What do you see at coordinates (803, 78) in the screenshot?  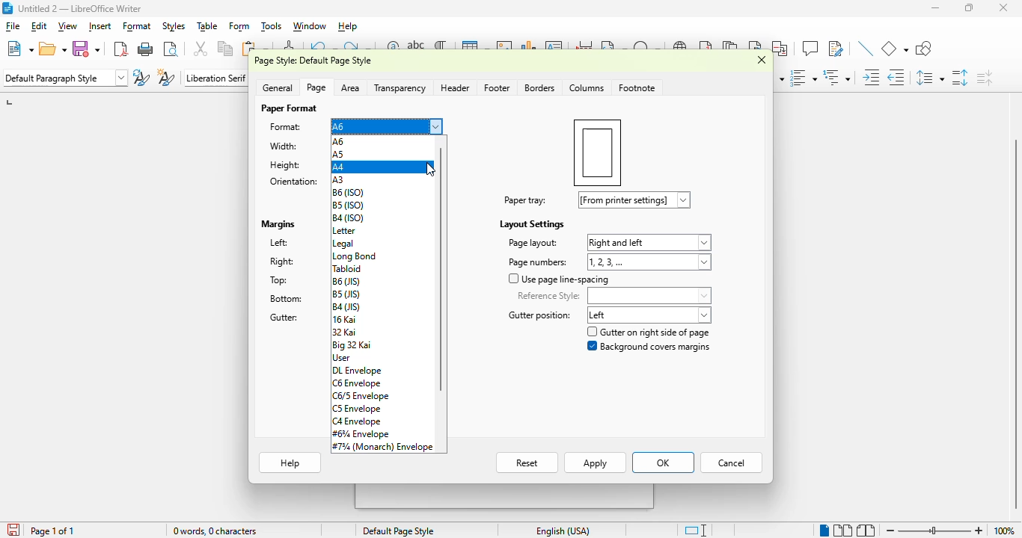 I see `toggle ordered list` at bounding box center [803, 78].